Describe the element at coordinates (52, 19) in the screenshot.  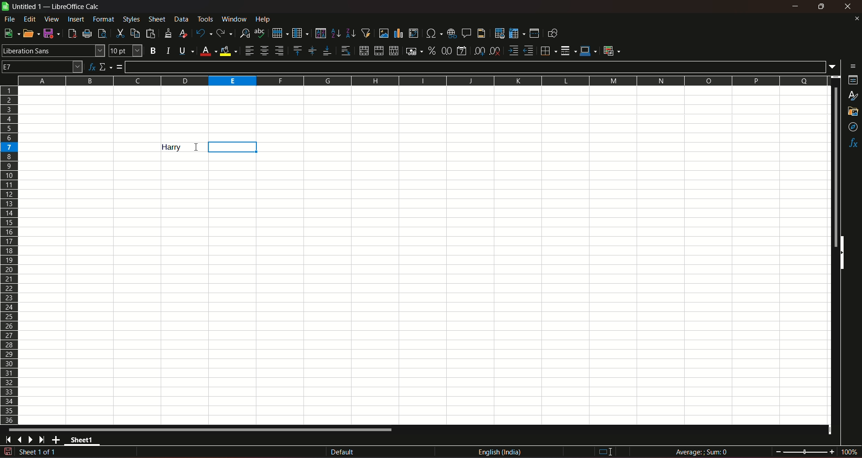
I see `view` at that location.